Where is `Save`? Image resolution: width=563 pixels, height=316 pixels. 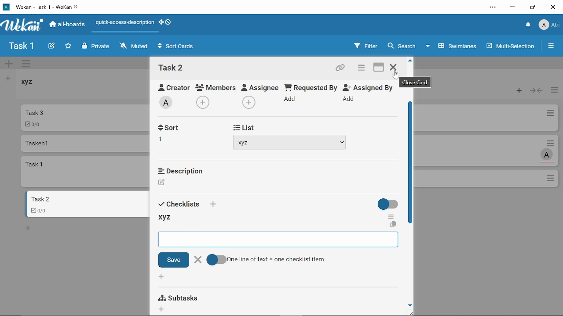
Save is located at coordinates (172, 260).